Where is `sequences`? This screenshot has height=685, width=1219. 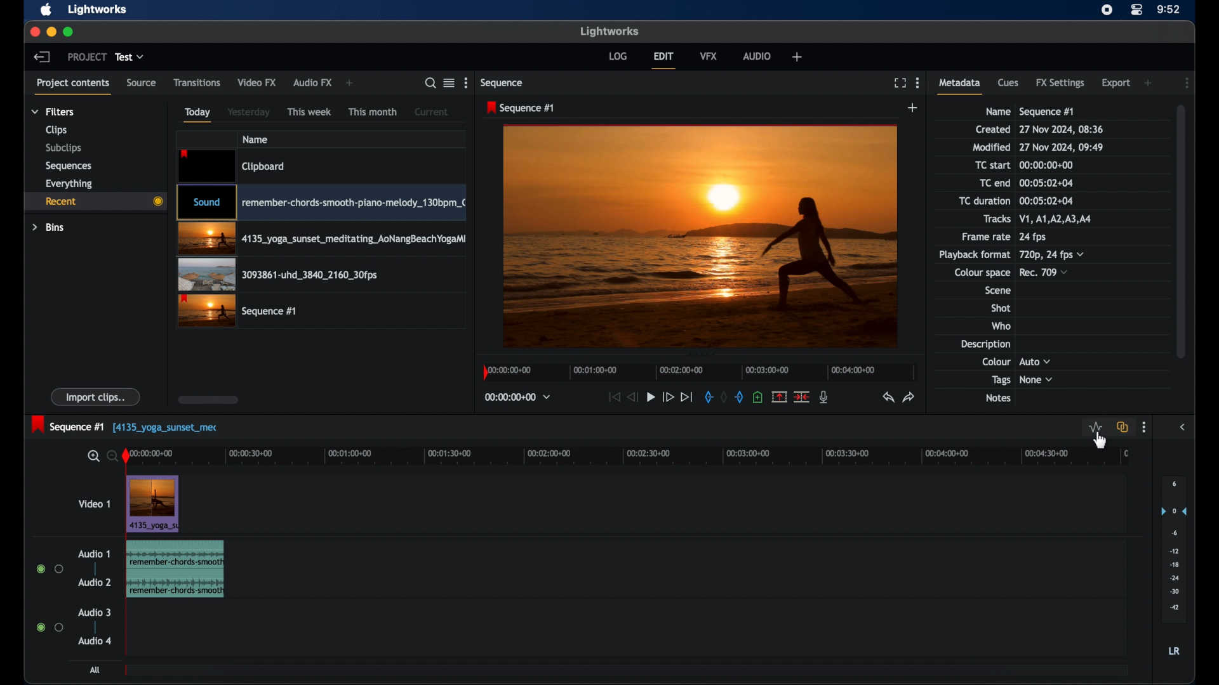 sequences is located at coordinates (69, 166).